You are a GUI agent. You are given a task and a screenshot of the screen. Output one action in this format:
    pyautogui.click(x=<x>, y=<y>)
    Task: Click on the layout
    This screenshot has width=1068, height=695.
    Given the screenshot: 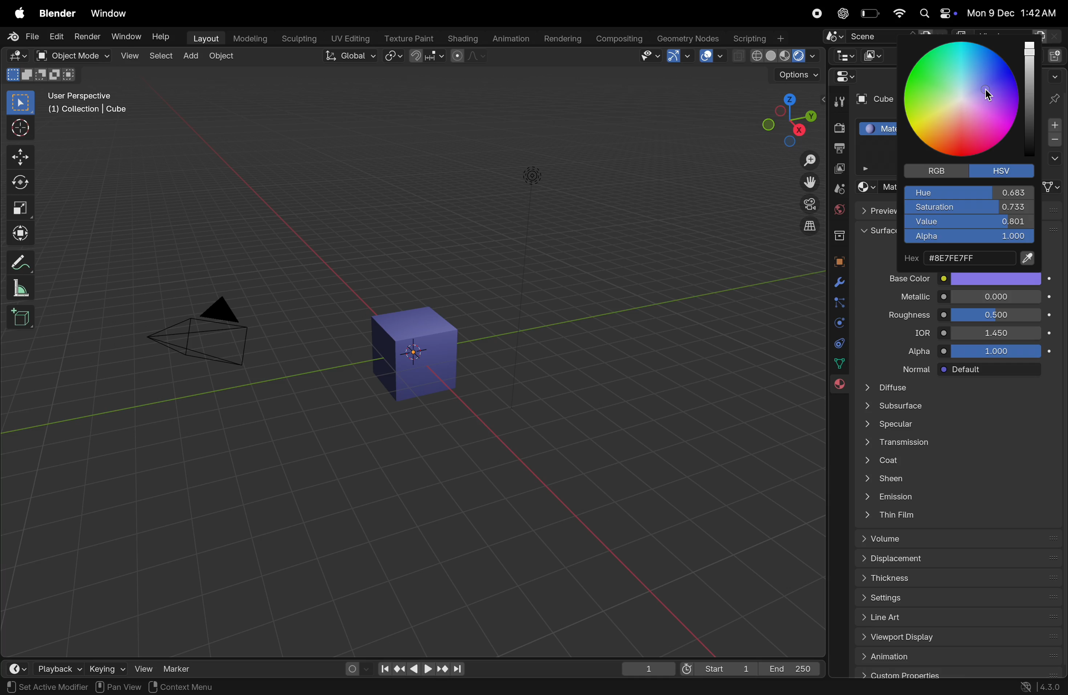 What is the action you would take?
    pyautogui.click(x=205, y=39)
    